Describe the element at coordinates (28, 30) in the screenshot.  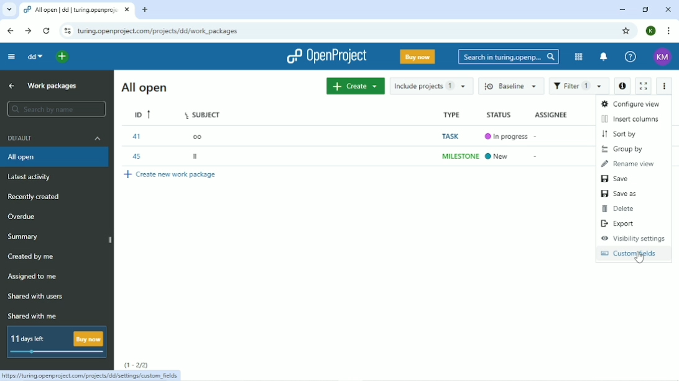
I see `Forward` at that location.